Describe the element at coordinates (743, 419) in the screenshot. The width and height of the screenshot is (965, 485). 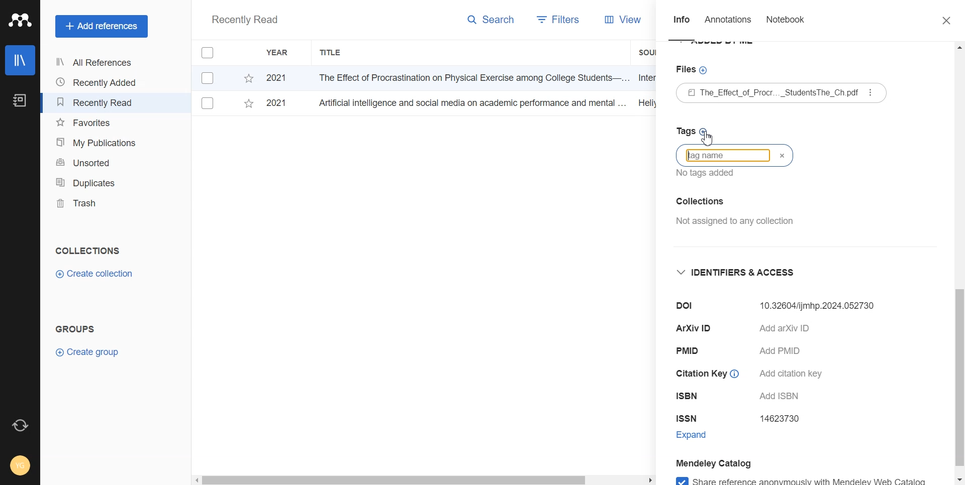
I see `ISSN 14623730` at that location.